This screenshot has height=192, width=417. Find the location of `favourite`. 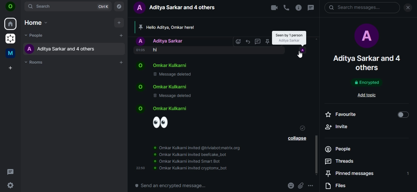

favourite is located at coordinates (366, 114).